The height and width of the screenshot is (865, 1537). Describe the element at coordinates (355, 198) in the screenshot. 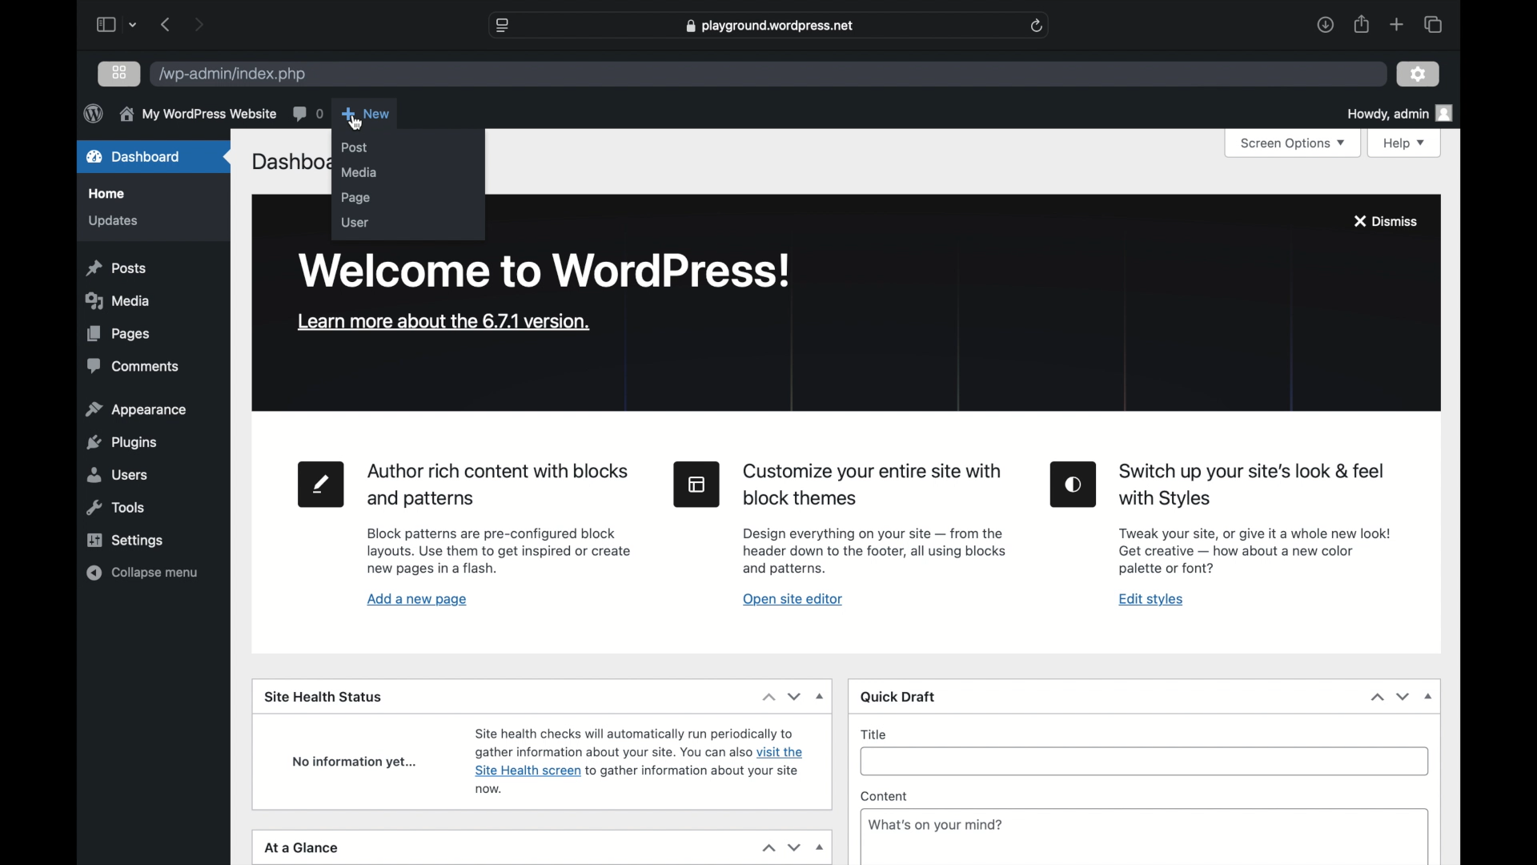

I see `page` at that location.